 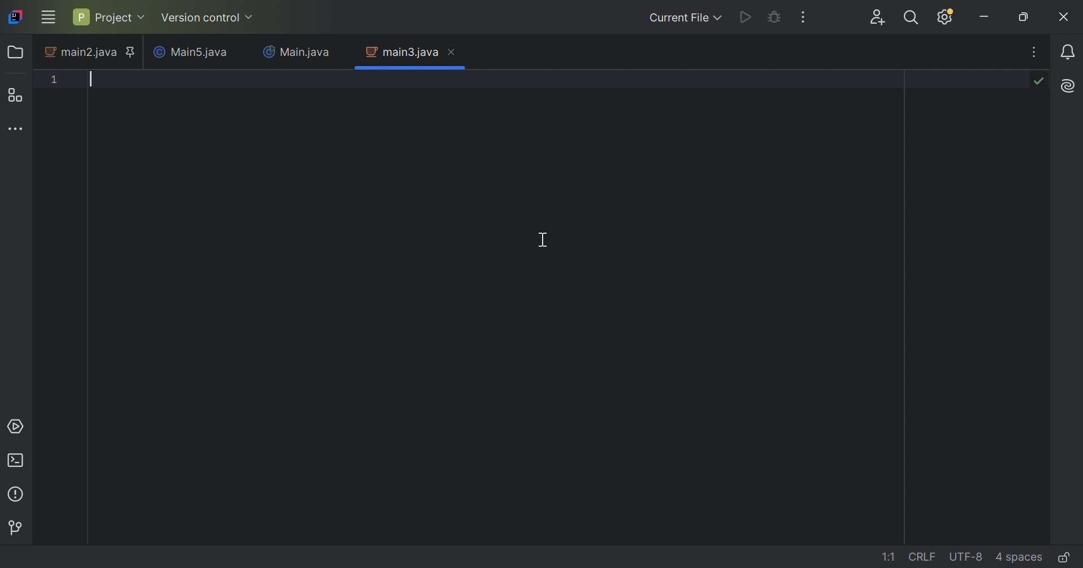 I want to click on Main5.java, so click(x=189, y=51).